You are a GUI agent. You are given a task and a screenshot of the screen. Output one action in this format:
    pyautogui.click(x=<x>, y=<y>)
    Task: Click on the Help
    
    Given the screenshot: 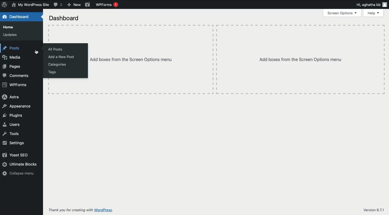 What is the action you would take?
    pyautogui.click(x=373, y=14)
    